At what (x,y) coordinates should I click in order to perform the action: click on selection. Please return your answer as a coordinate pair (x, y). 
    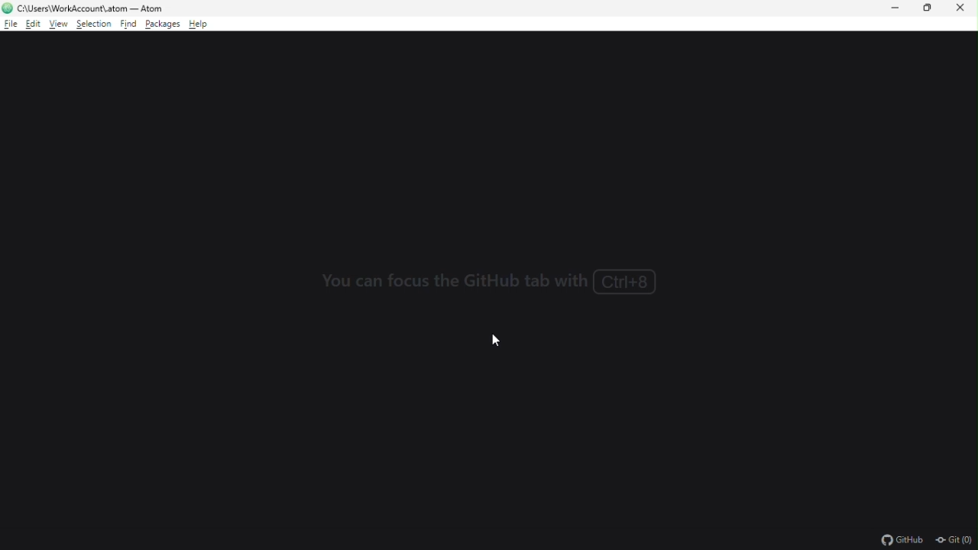
    Looking at the image, I should click on (95, 25).